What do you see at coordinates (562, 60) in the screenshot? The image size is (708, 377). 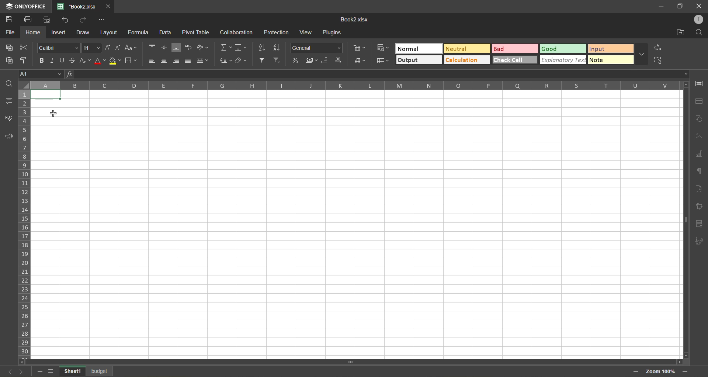 I see `explanatory text` at bounding box center [562, 60].